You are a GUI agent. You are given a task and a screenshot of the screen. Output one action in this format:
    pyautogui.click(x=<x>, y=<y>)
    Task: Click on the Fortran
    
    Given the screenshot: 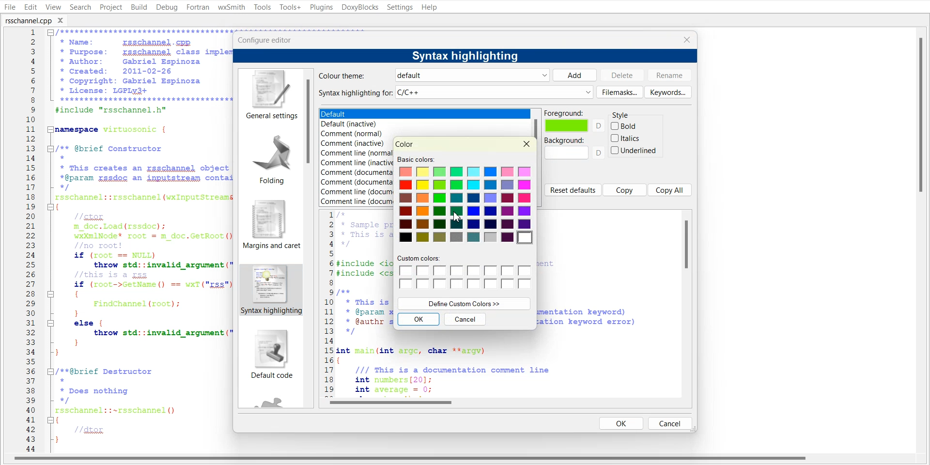 What is the action you would take?
    pyautogui.click(x=198, y=7)
    